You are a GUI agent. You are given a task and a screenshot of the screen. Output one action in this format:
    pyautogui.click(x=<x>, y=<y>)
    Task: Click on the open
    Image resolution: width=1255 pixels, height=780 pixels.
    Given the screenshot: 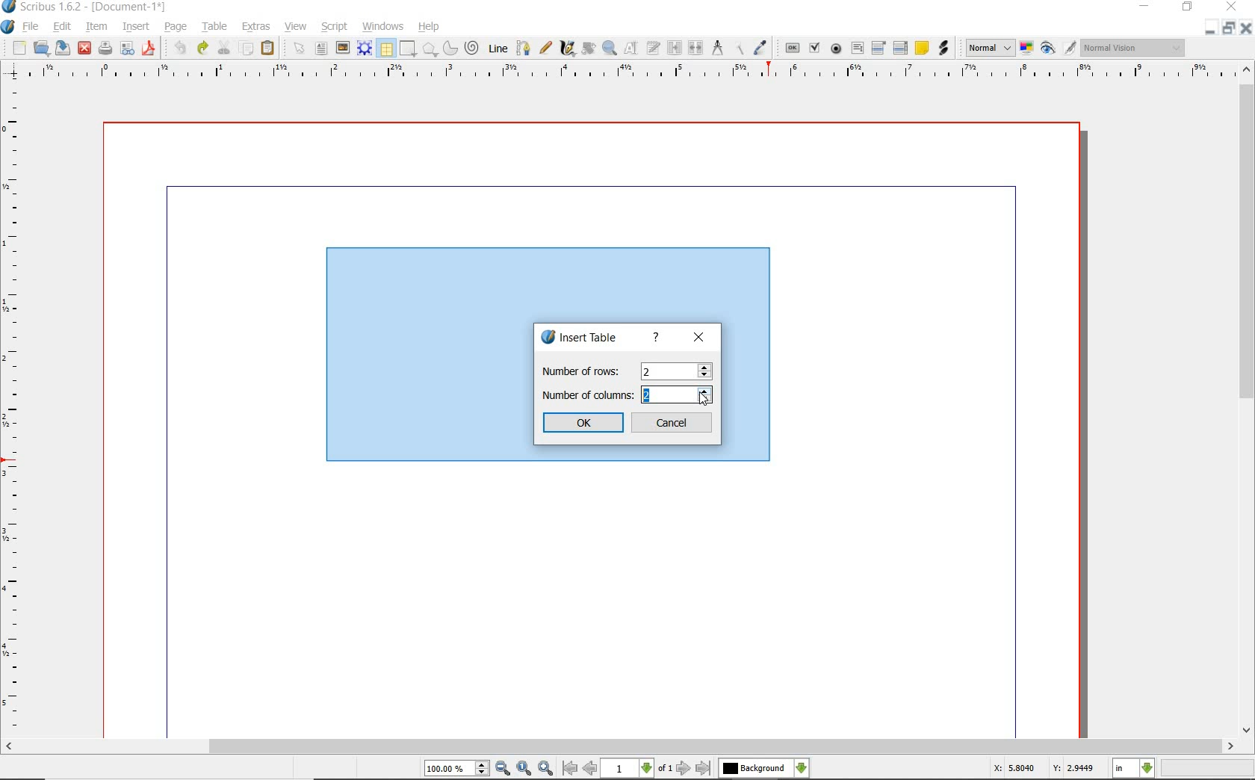 What is the action you would take?
    pyautogui.click(x=42, y=49)
    